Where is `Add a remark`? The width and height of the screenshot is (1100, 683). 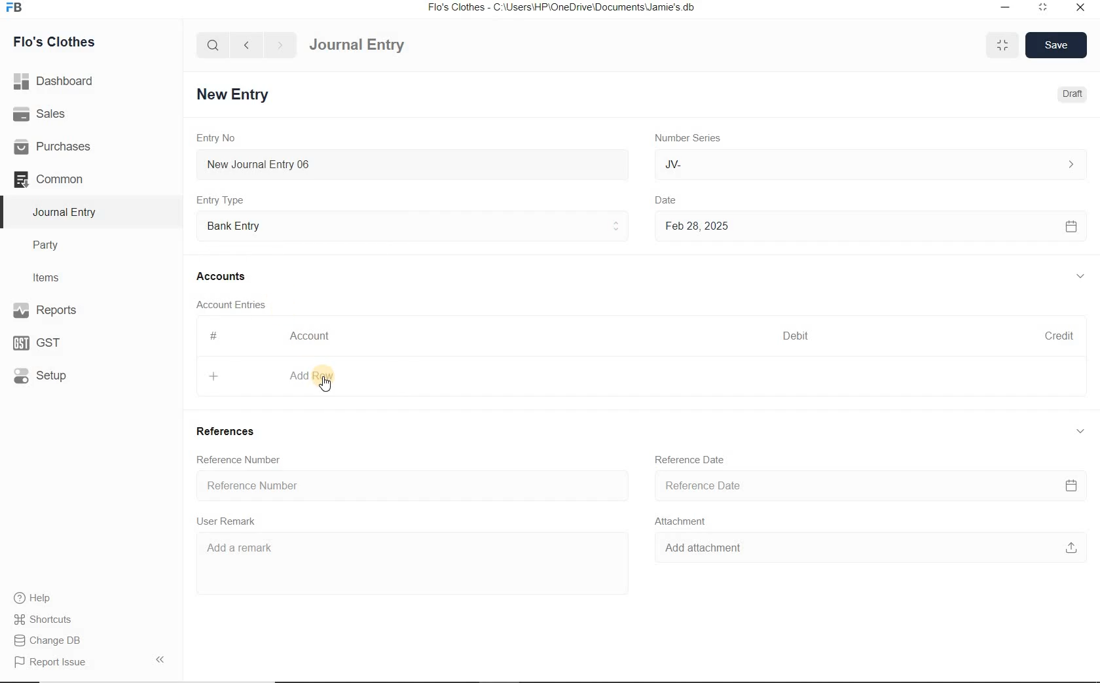
Add a remark is located at coordinates (400, 552).